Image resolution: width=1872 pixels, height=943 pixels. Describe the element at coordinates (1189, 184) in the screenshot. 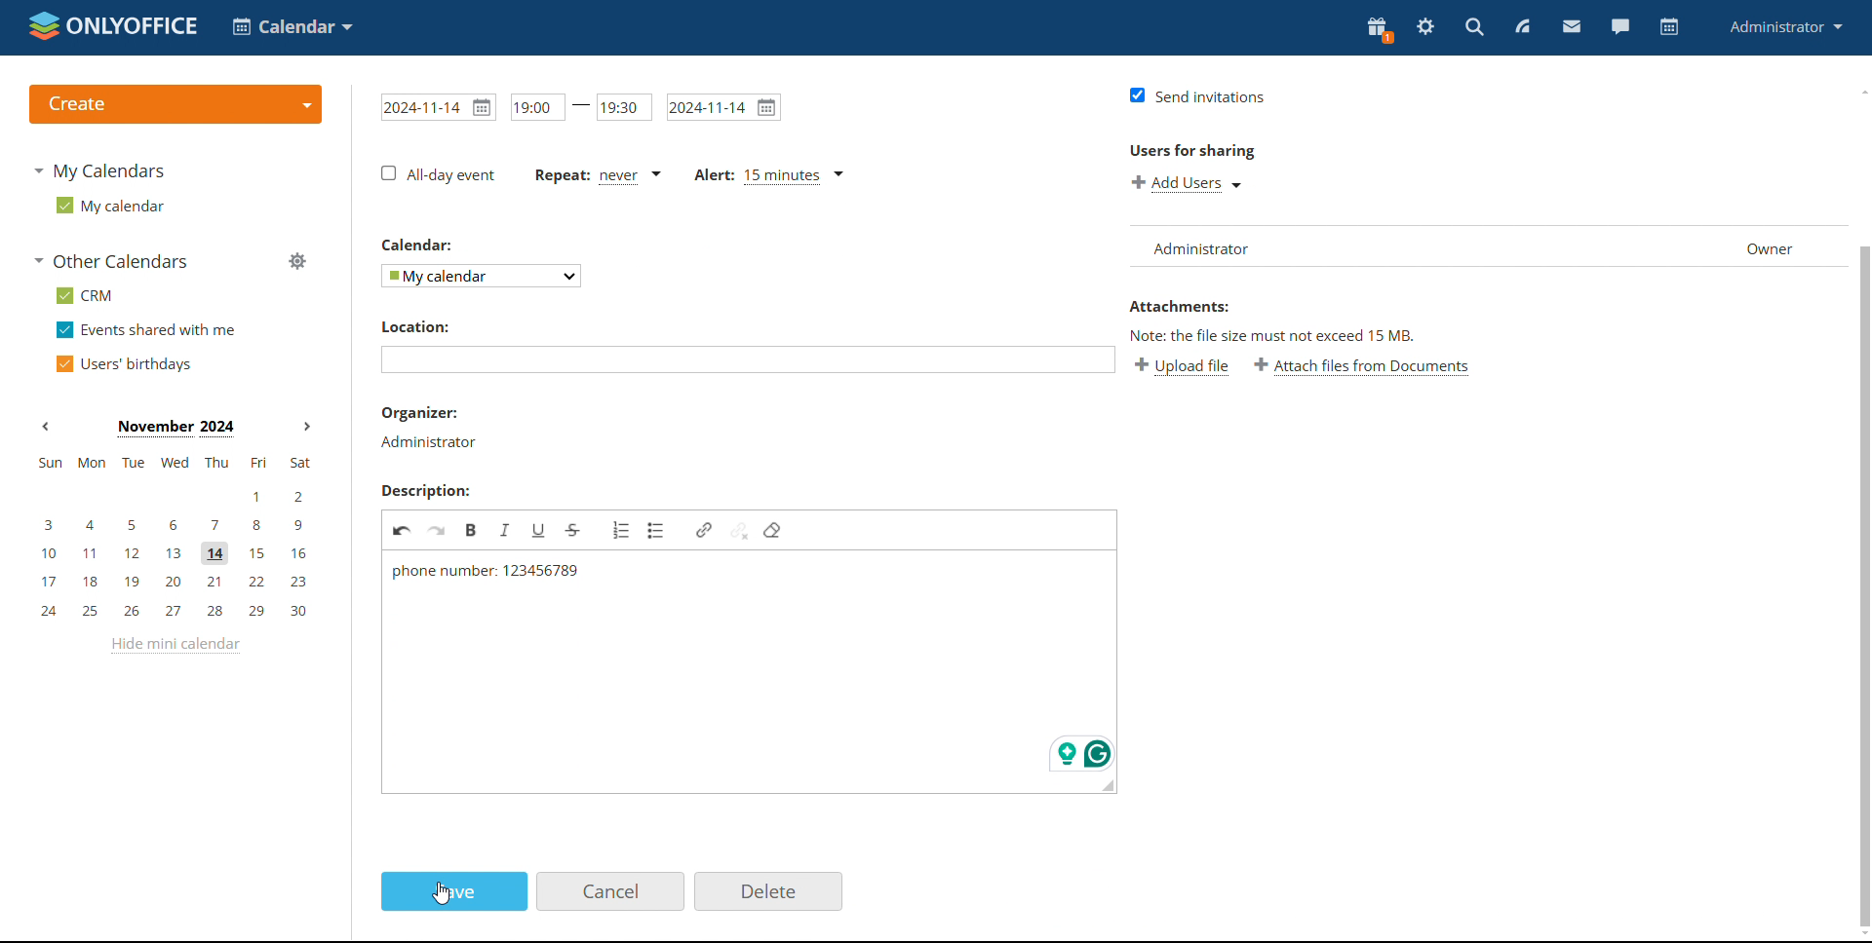

I see `add users` at that location.